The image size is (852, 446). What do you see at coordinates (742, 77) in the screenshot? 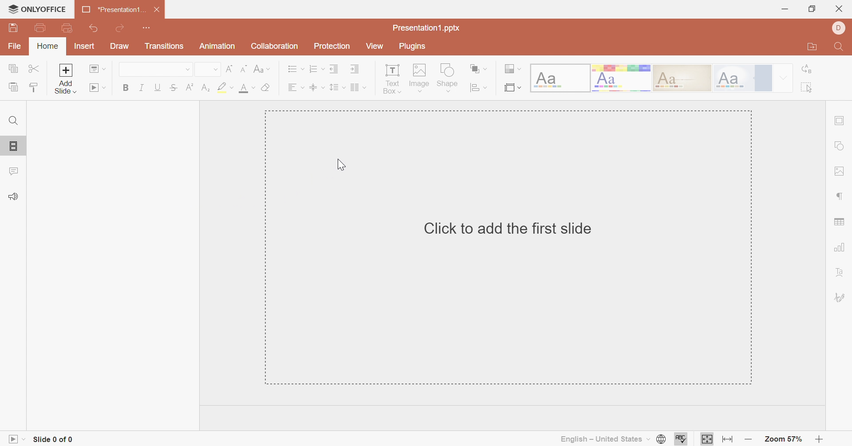
I see `Official` at bounding box center [742, 77].